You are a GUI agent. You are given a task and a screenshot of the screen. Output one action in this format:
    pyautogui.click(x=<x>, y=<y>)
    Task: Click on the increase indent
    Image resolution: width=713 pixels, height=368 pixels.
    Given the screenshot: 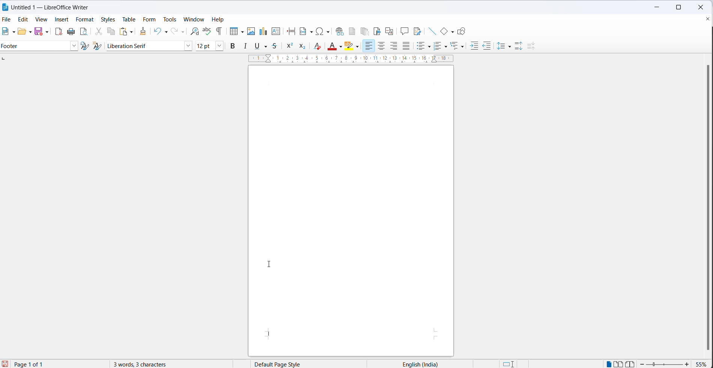 What is the action you would take?
    pyautogui.click(x=474, y=46)
    